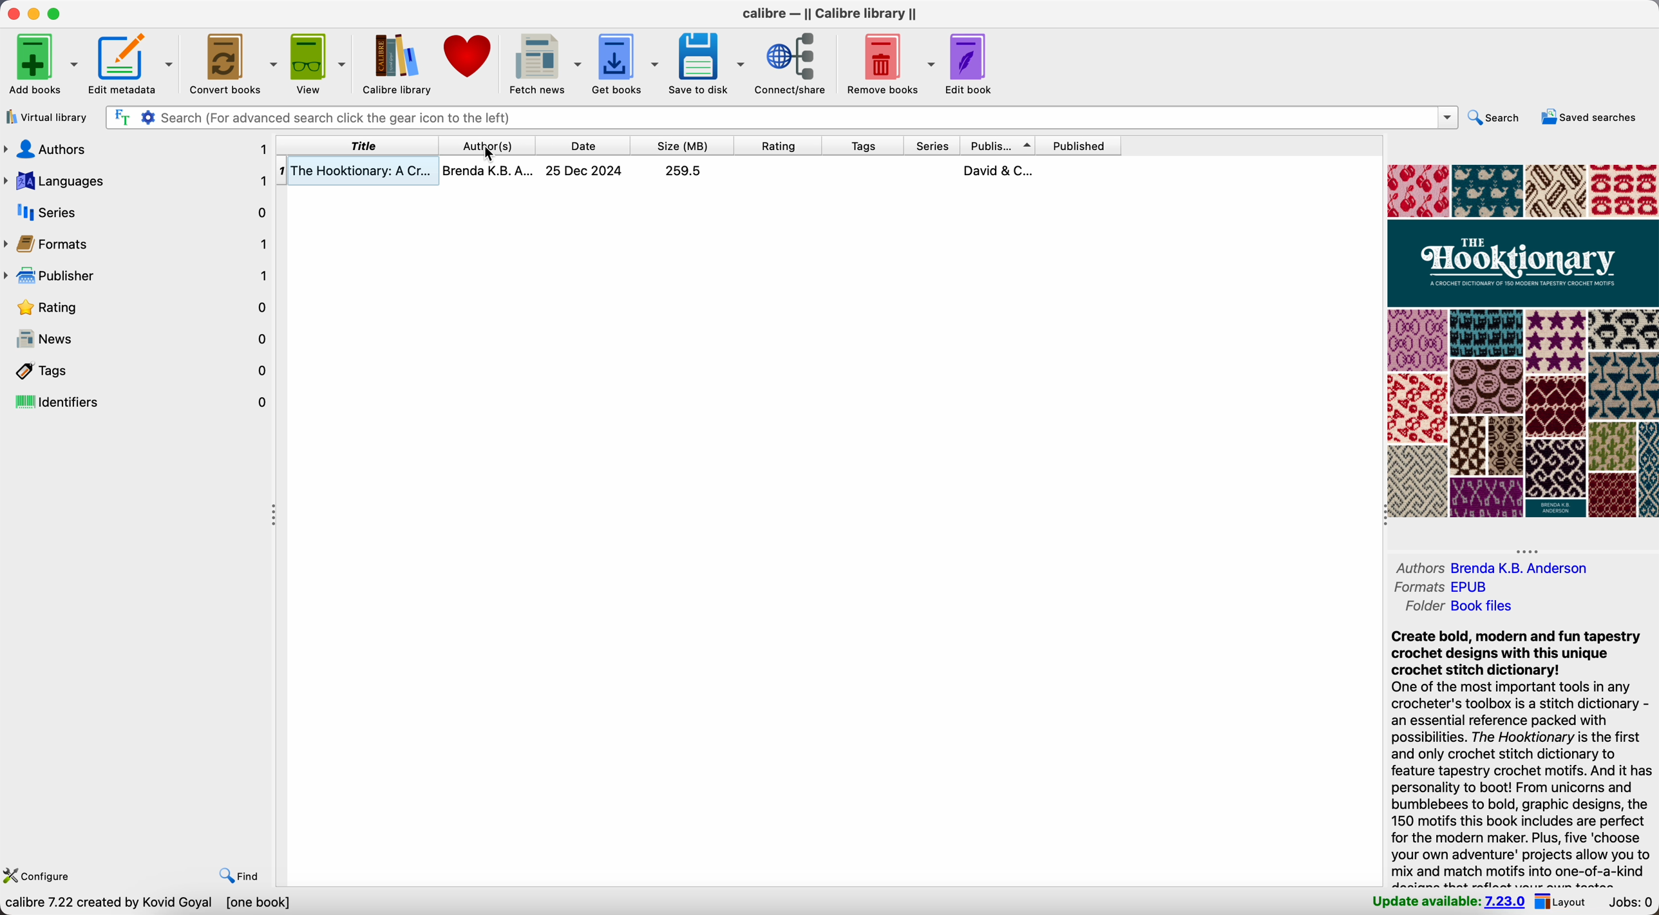  Describe the element at coordinates (683, 146) in the screenshot. I see `size` at that location.